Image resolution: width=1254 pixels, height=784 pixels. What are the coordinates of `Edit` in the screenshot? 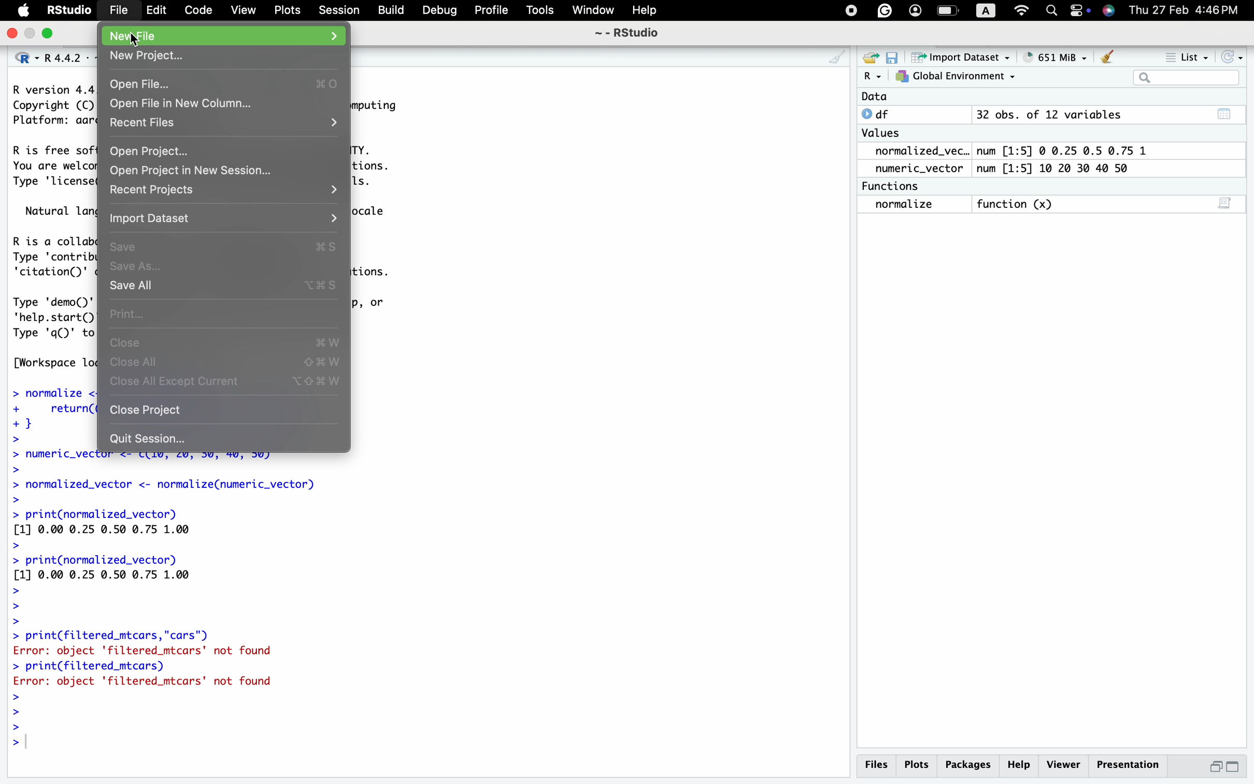 It's located at (153, 11).